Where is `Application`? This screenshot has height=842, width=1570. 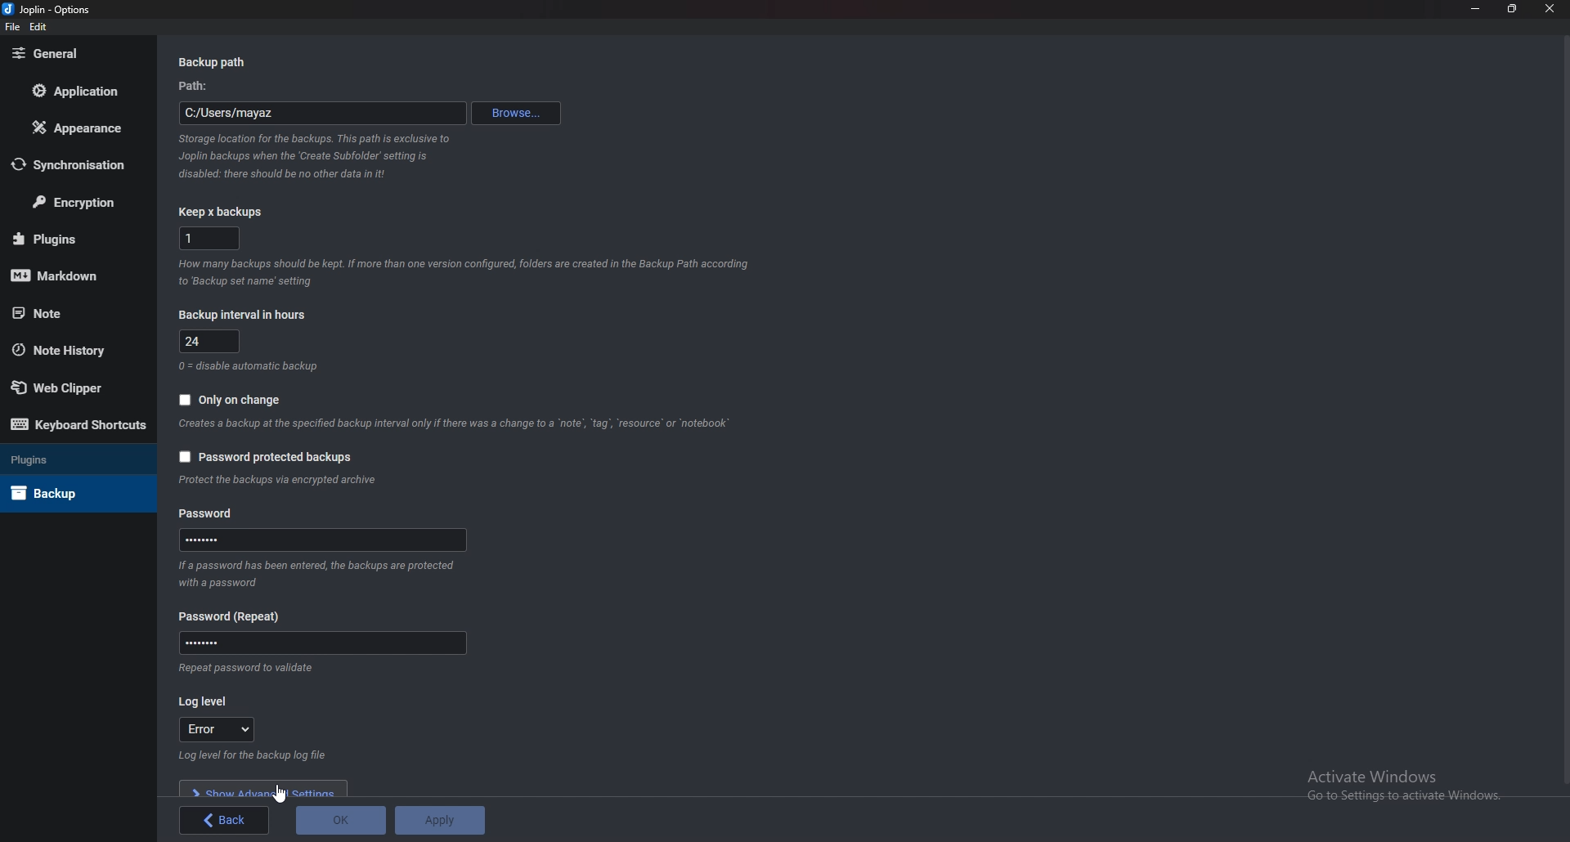
Application is located at coordinates (78, 90).